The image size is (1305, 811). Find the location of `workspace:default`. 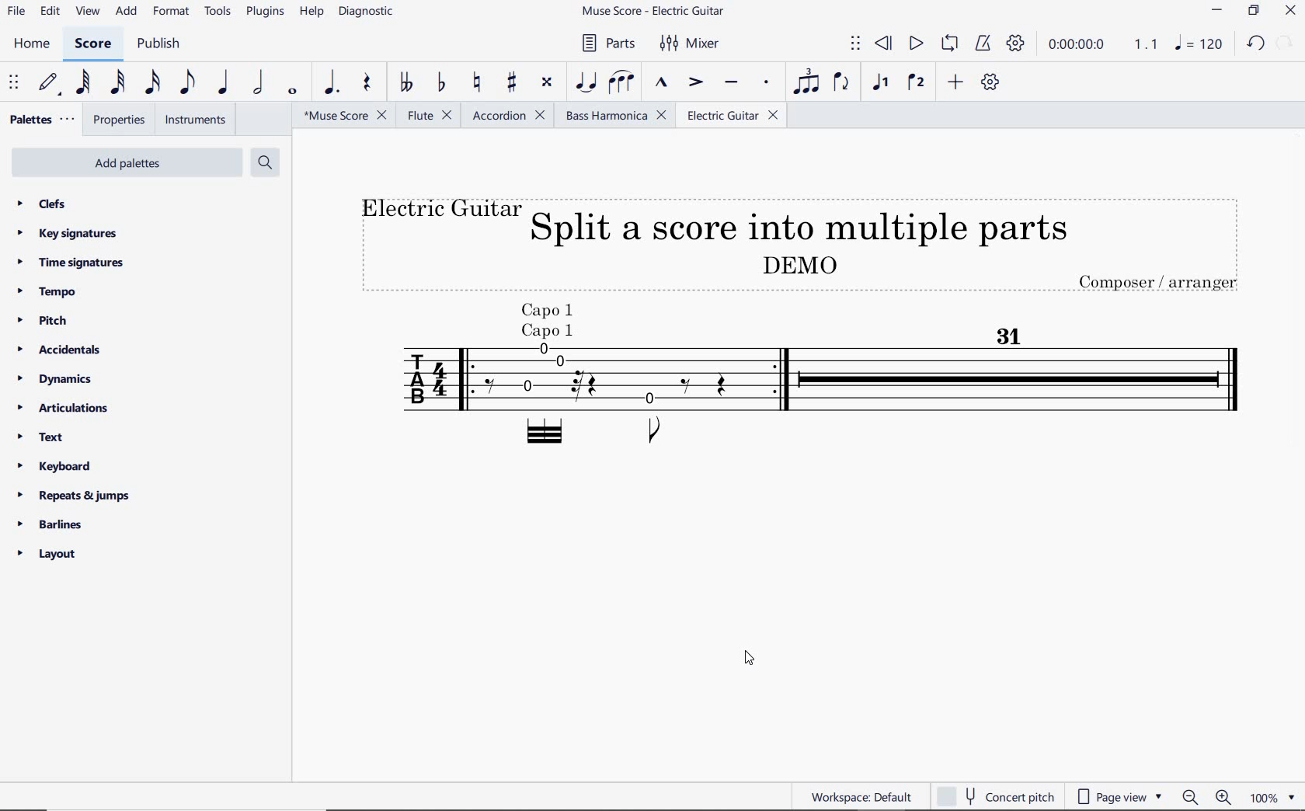

workspace:default is located at coordinates (865, 799).